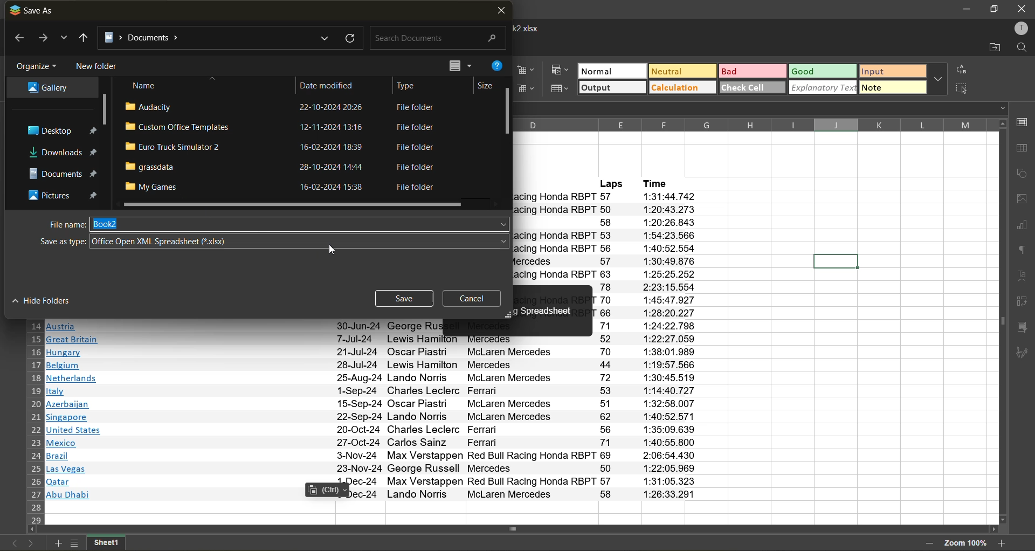  Describe the element at coordinates (58, 132) in the screenshot. I see `folder` at that location.